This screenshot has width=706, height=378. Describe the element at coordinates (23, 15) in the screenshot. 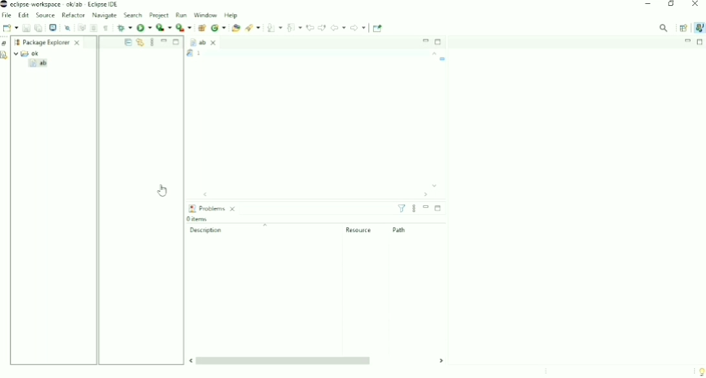

I see `Edit` at that location.